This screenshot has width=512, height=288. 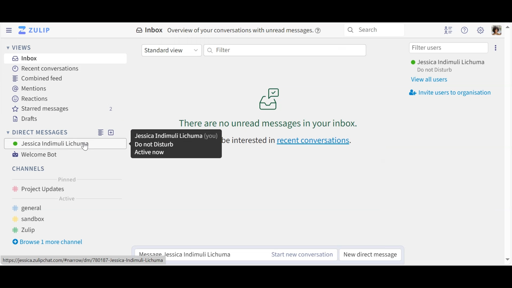 What do you see at coordinates (377, 30) in the screenshot?
I see `Search` at bounding box center [377, 30].